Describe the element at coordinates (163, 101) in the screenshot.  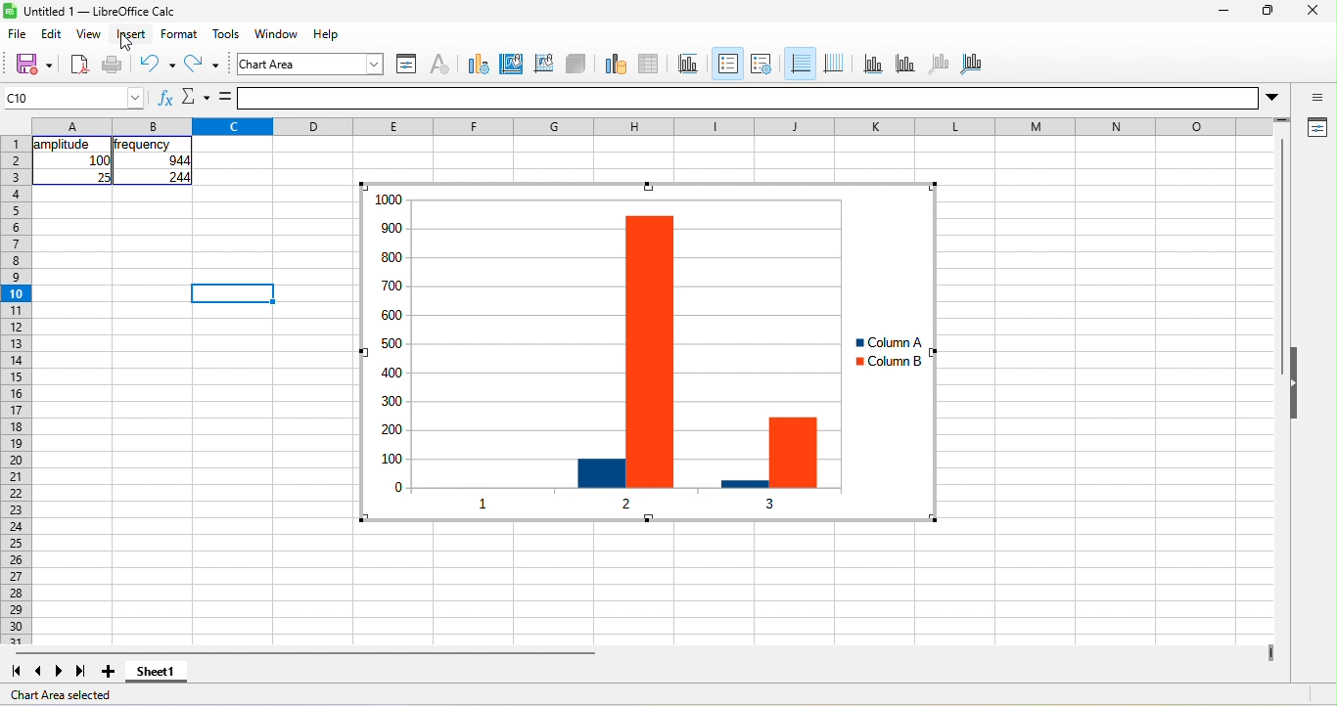
I see `function wizard` at that location.